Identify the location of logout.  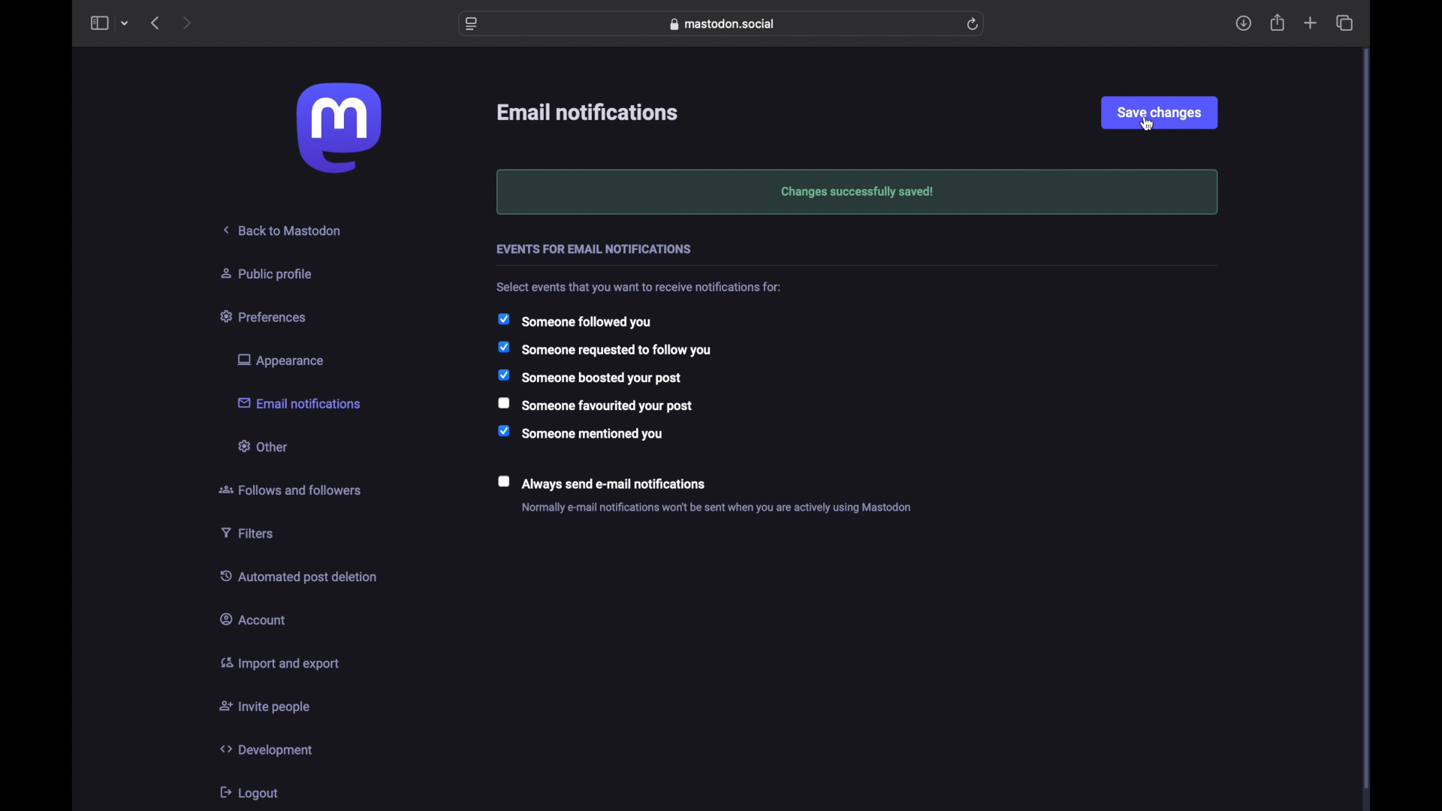
(248, 792).